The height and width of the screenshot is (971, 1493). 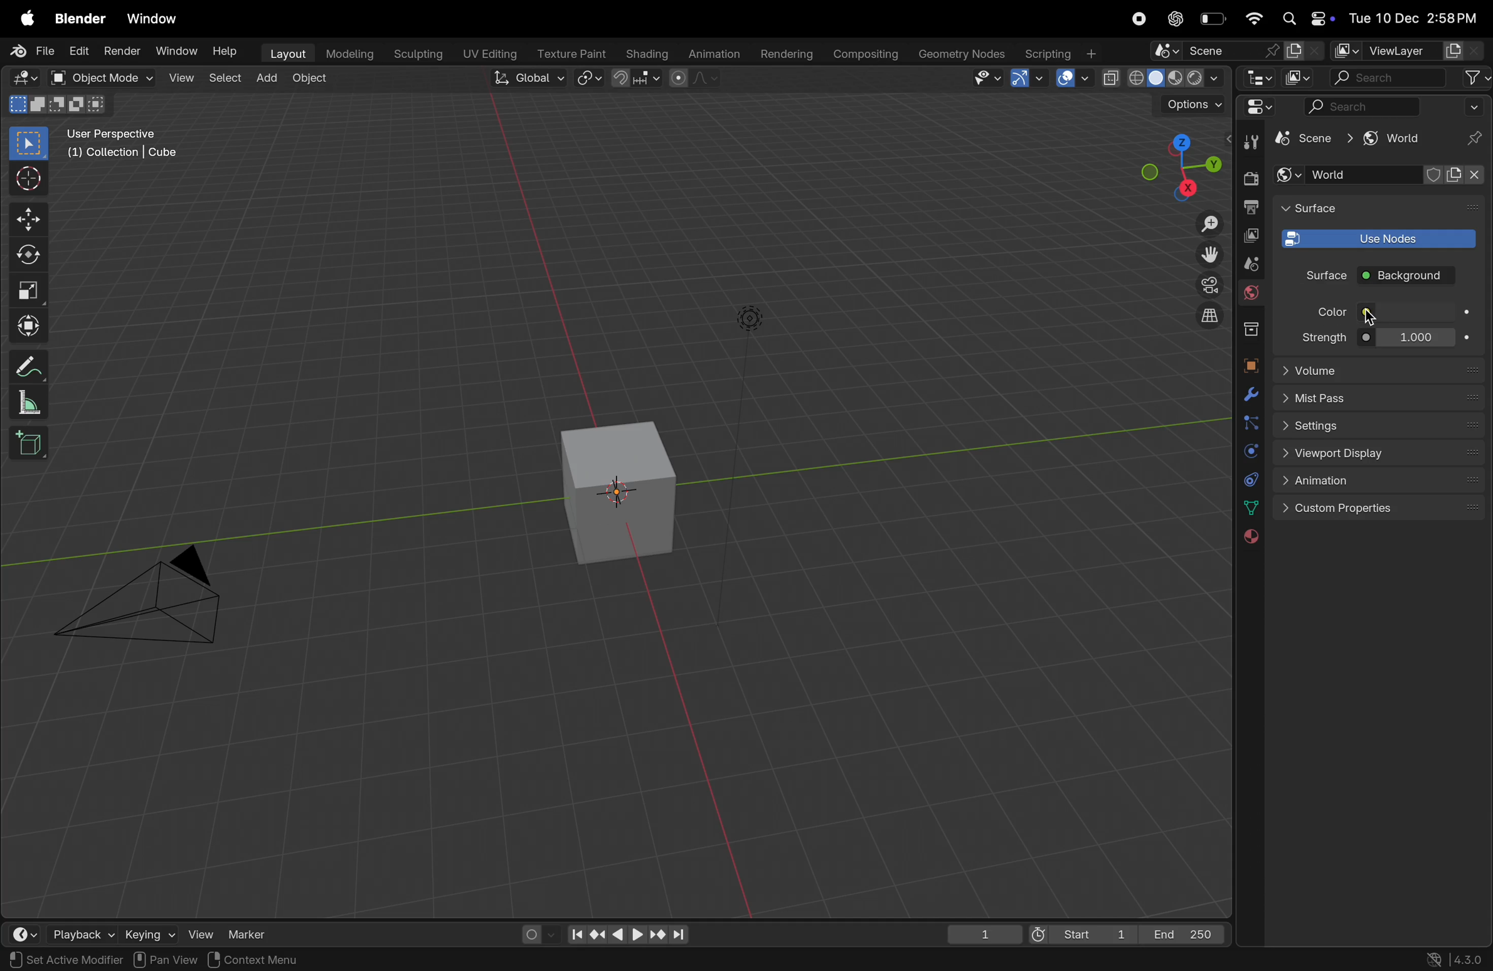 I want to click on date and time, so click(x=1418, y=18).